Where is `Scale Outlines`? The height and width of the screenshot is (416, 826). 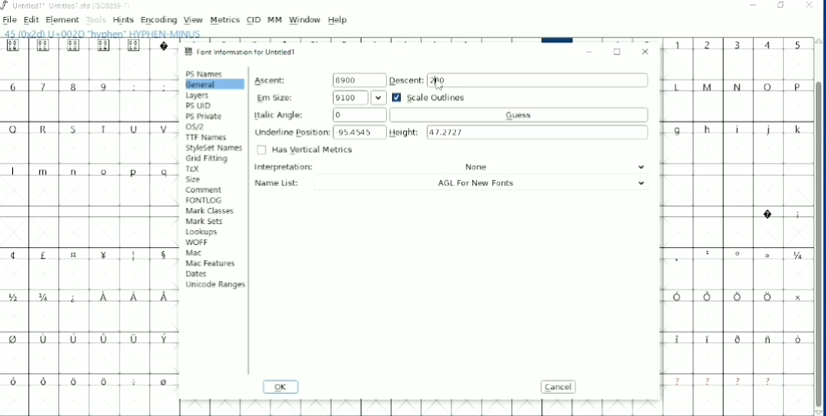 Scale Outlines is located at coordinates (429, 97).